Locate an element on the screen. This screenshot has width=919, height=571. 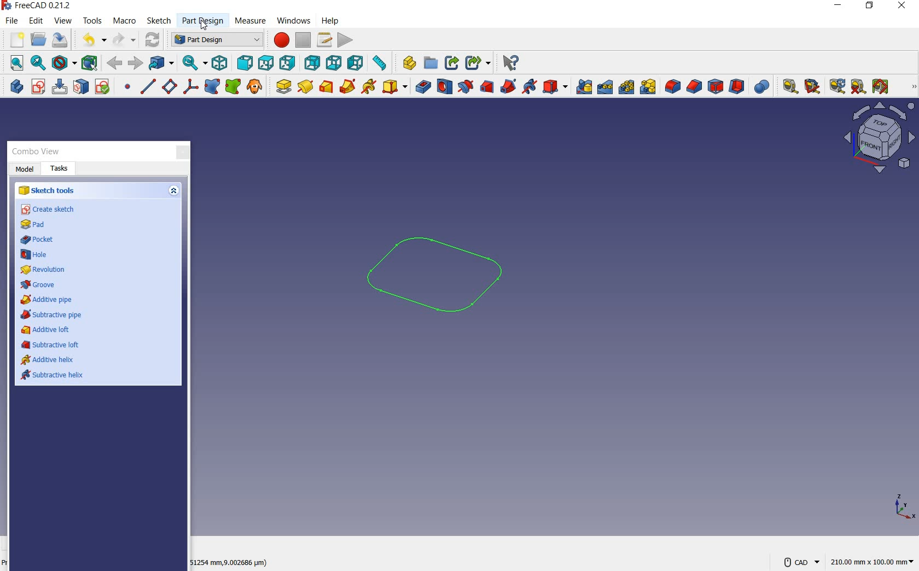
subtractive pipe is located at coordinates (51, 314).